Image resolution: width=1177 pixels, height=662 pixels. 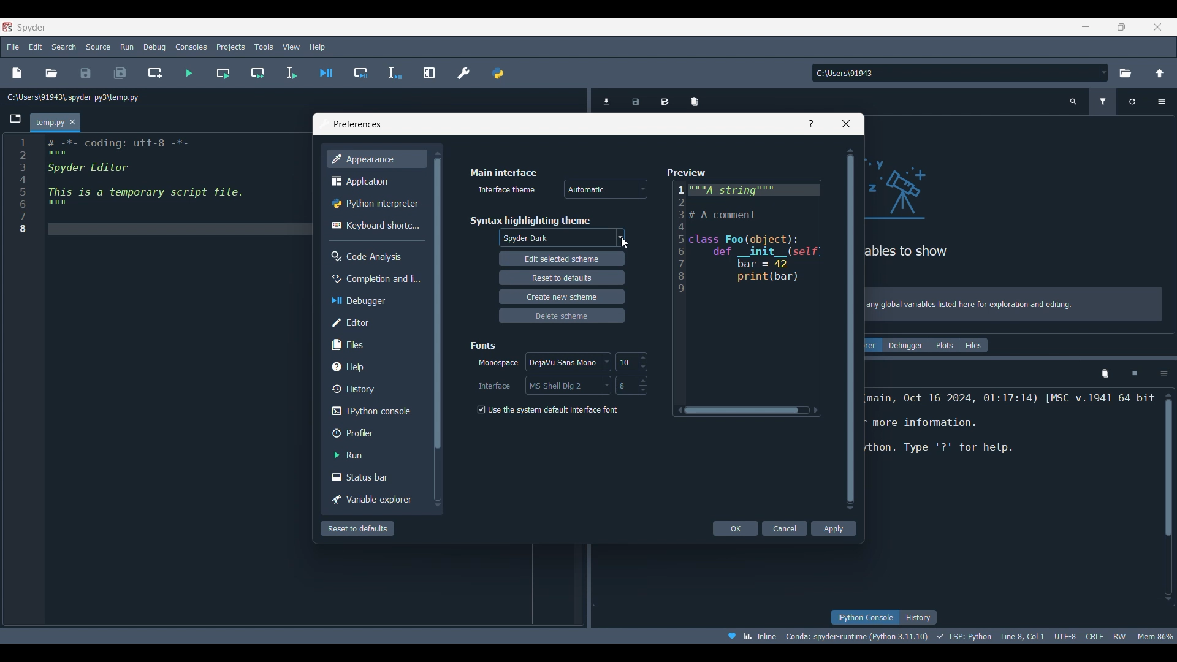 I want to click on IPython console, so click(x=864, y=617).